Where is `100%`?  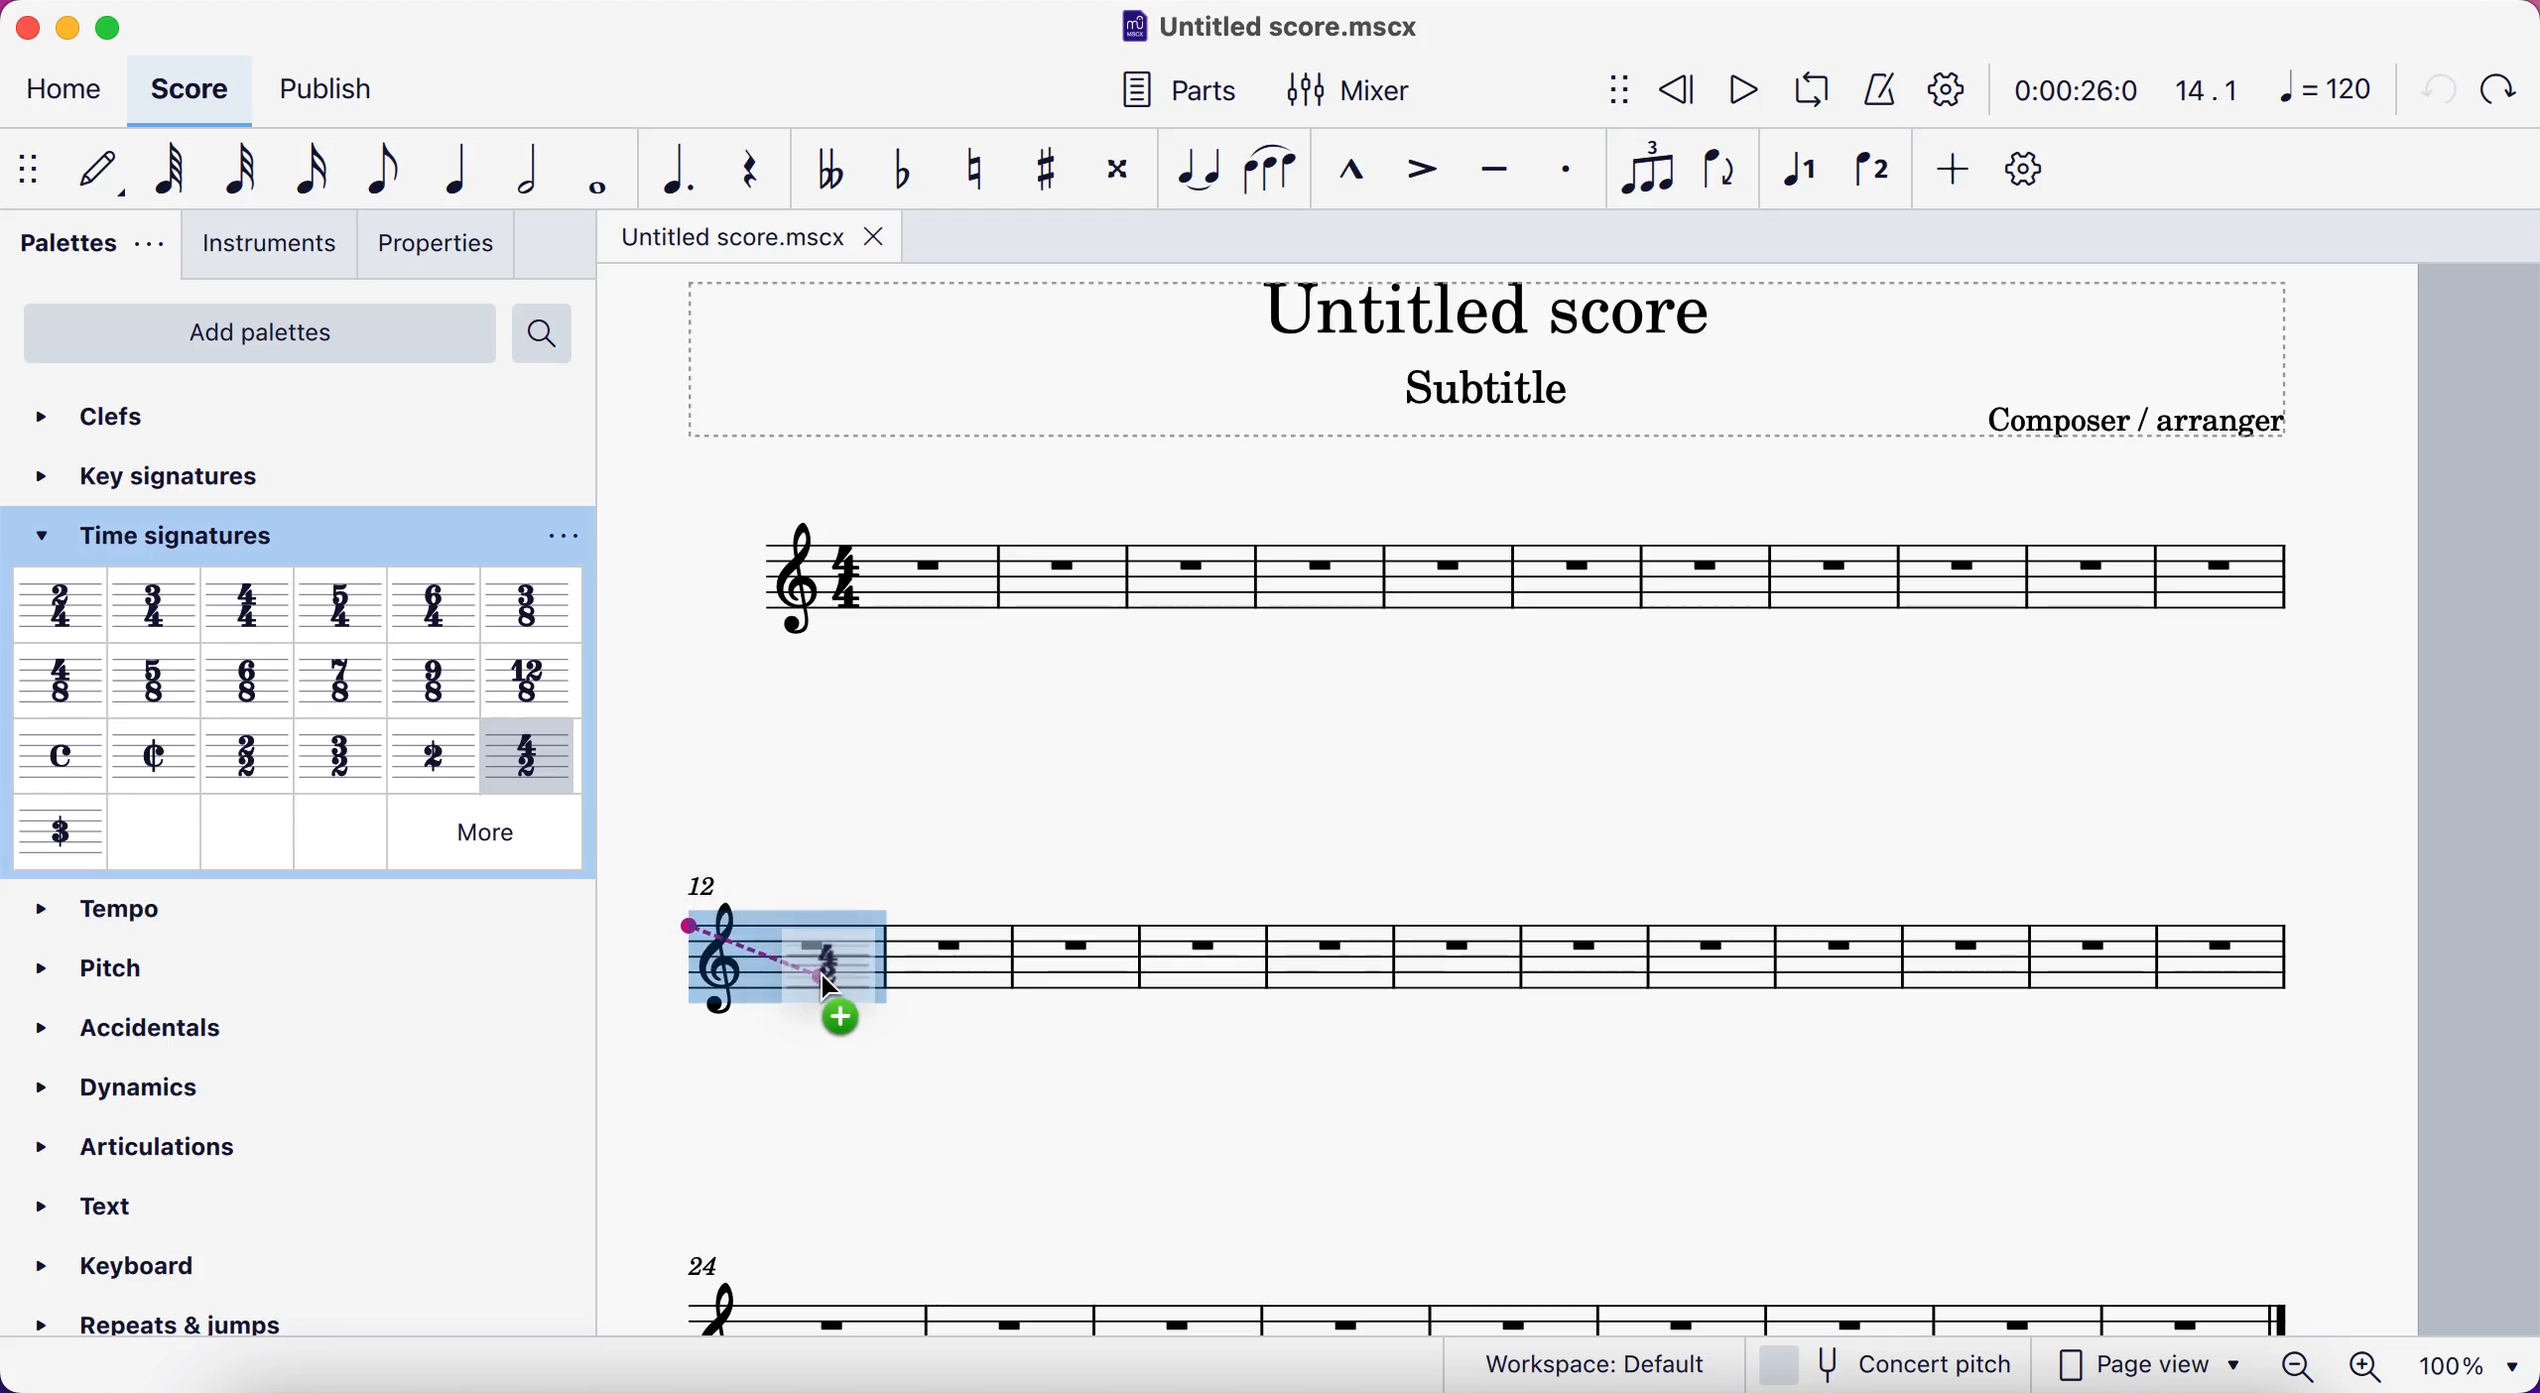
100% is located at coordinates (2467, 1365).